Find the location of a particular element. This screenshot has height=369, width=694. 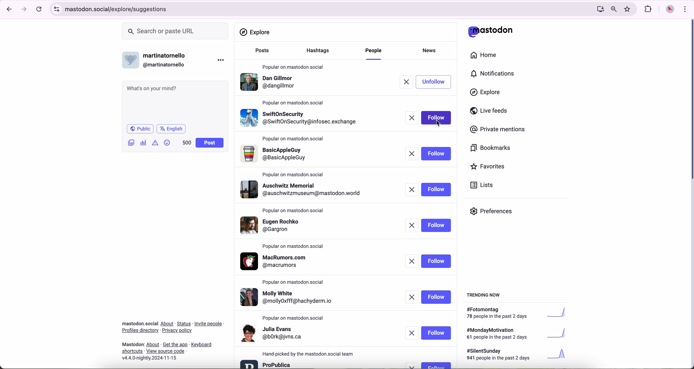

follow button is located at coordinates (435, 154).